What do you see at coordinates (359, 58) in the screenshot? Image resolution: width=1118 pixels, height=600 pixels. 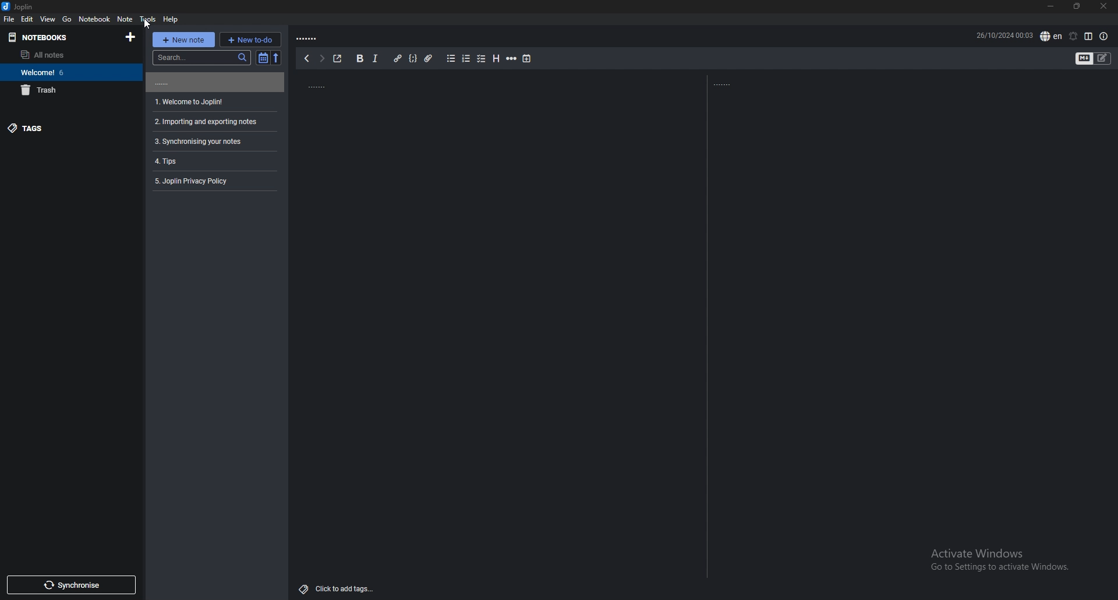 I see `bold` at bounding box center [359, 58].